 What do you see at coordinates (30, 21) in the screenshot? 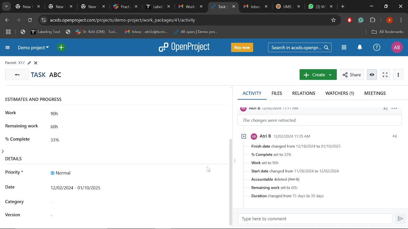
I see `Refresh` at bounding box center [30, 21].